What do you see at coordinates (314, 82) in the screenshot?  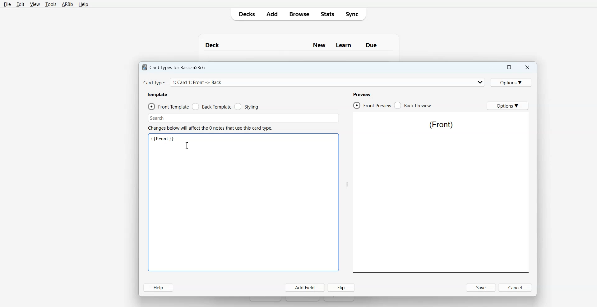 I see `Card Type` at bounding box center [314, 82].